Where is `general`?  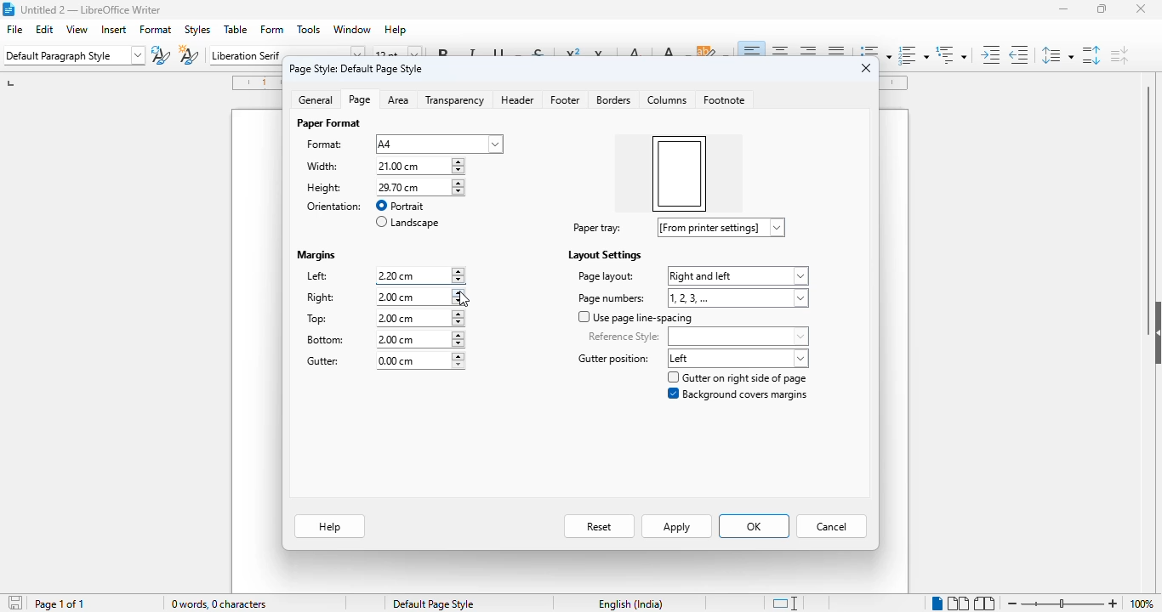
general is located at coordinates (316, 99).